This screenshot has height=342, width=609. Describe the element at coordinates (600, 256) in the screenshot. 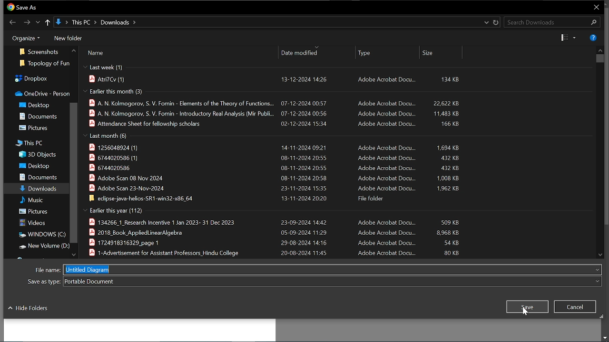

I see `Move down in files` at that location.